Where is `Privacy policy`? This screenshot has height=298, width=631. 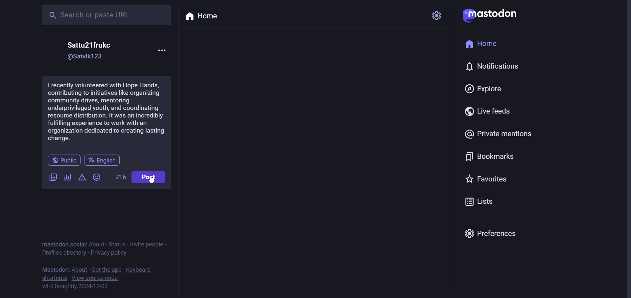 Privacy policy is located at coordinates (110, 254).